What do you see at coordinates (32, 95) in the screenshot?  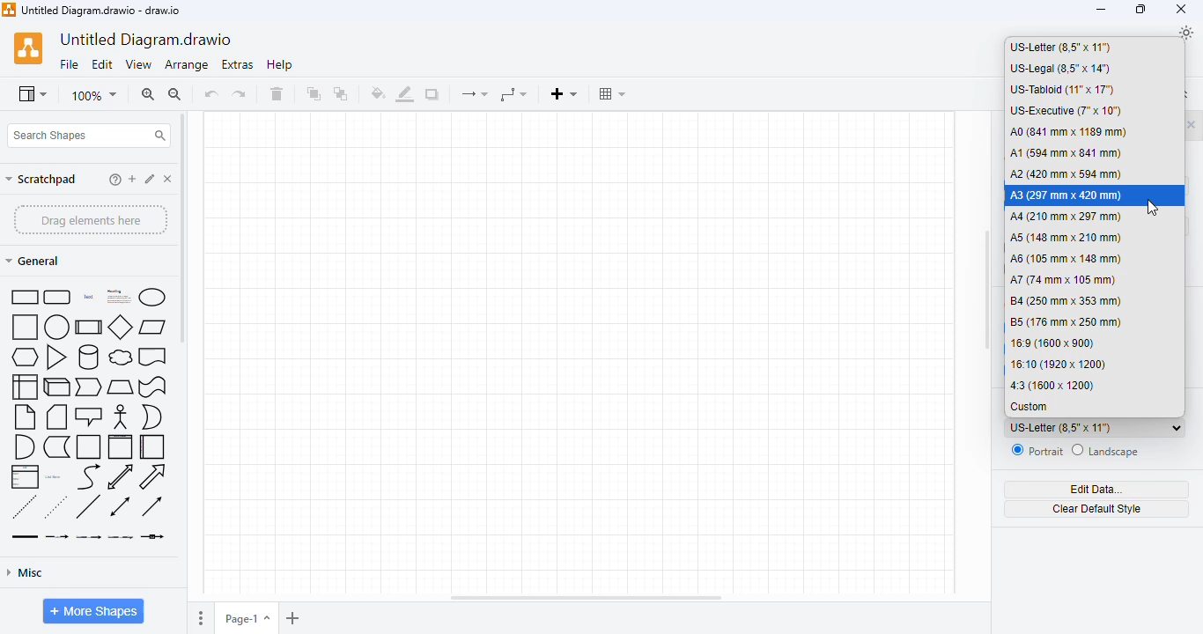 I see `view` at bounding box center [32, 95].